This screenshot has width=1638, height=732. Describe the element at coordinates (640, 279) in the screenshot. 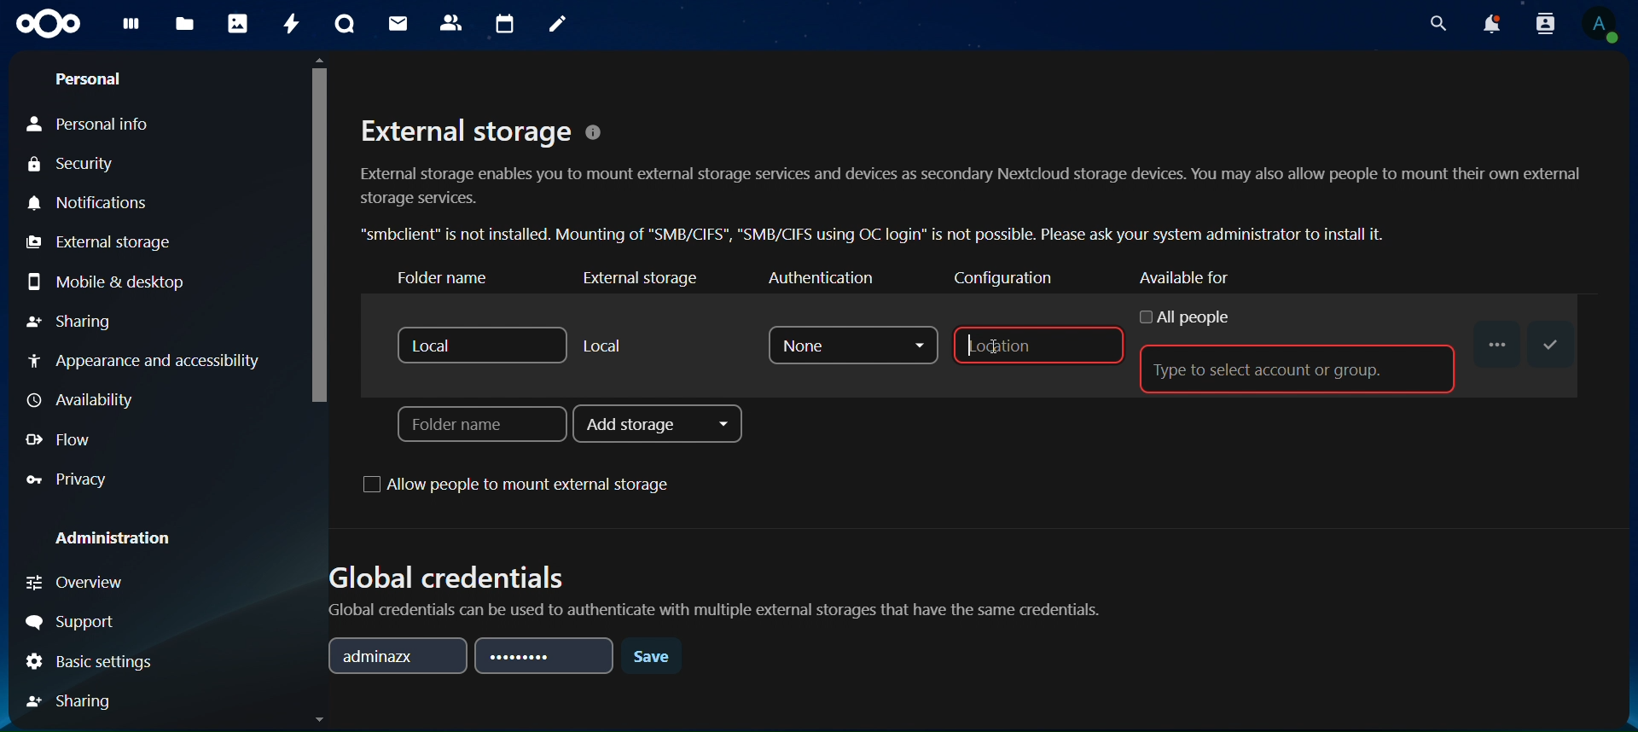

I see `external storage` at that location.